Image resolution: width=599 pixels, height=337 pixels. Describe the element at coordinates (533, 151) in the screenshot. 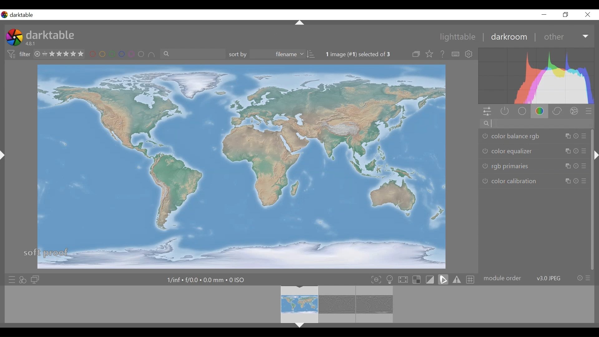

I see `color equalizer` at that location.